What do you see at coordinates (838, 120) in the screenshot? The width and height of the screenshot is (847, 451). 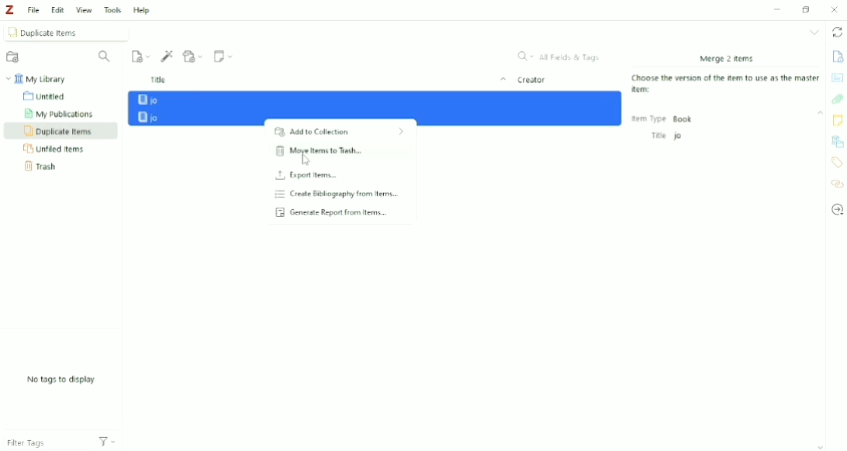 I see `Notes` at bounding box center [838, 120].